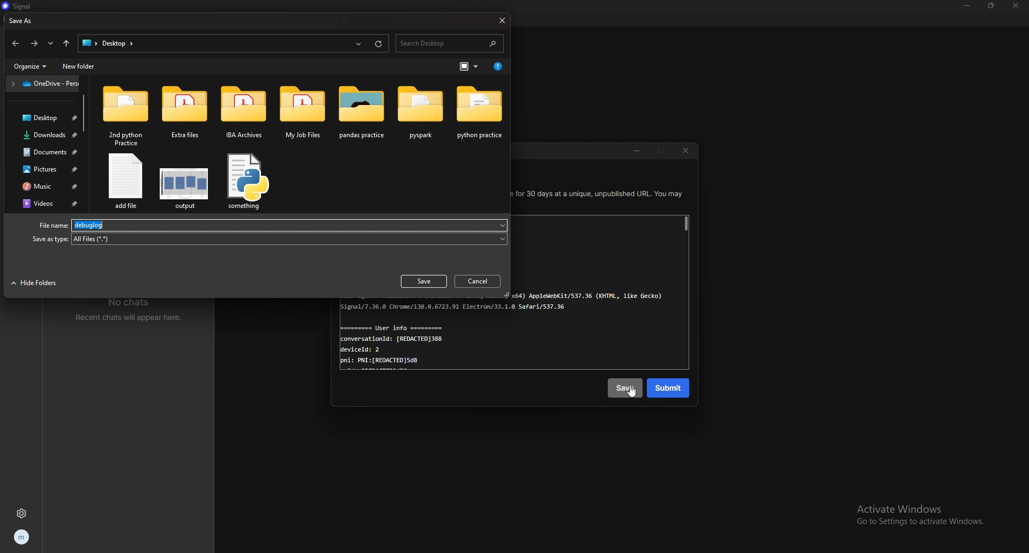 This screenshot has width=1029, height=553. I want to click on upto desktop, so click(66, 43).